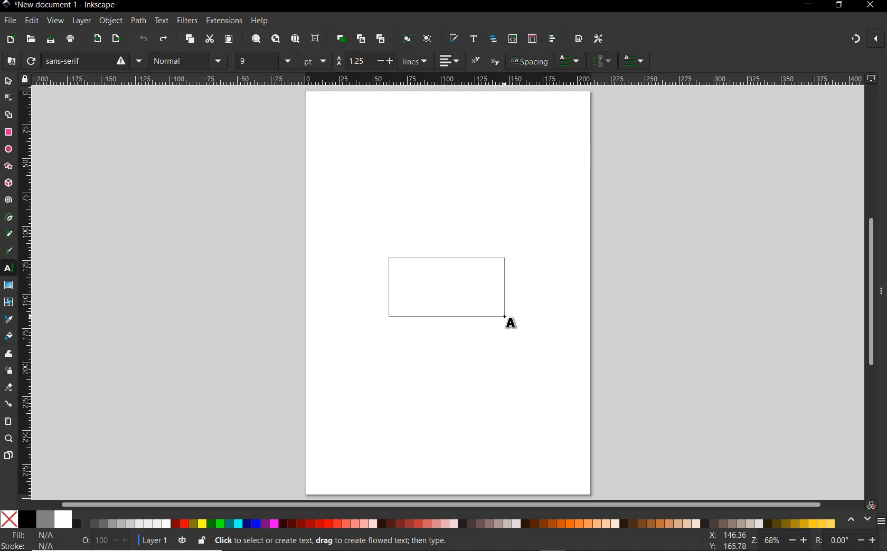 This screenshot has height=551, width=887. What do you see at coordinates (427, 39) in the screenshot?
I see `ungroup` at bounding box center [427, 39].